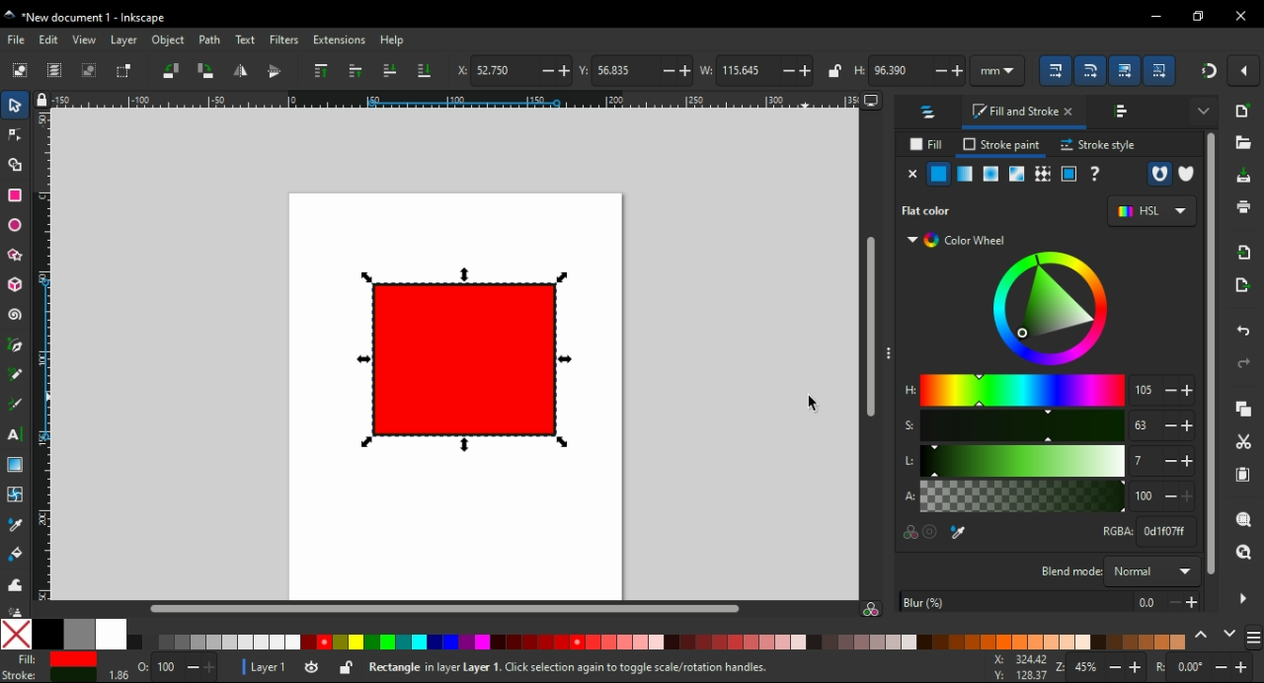 The height and width of the screenshot is (683, 1264). Describe the element at coordinates (1146, 497) in the screenshot. I see `100` at that location.